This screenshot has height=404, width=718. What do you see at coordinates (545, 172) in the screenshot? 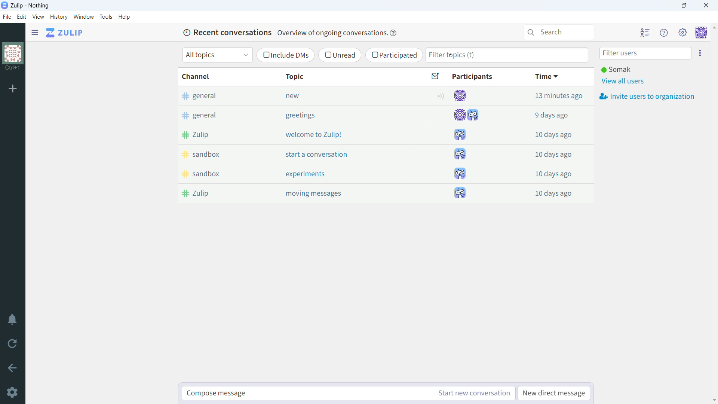
I see `10 days ago` at bounding box center [545, 172].